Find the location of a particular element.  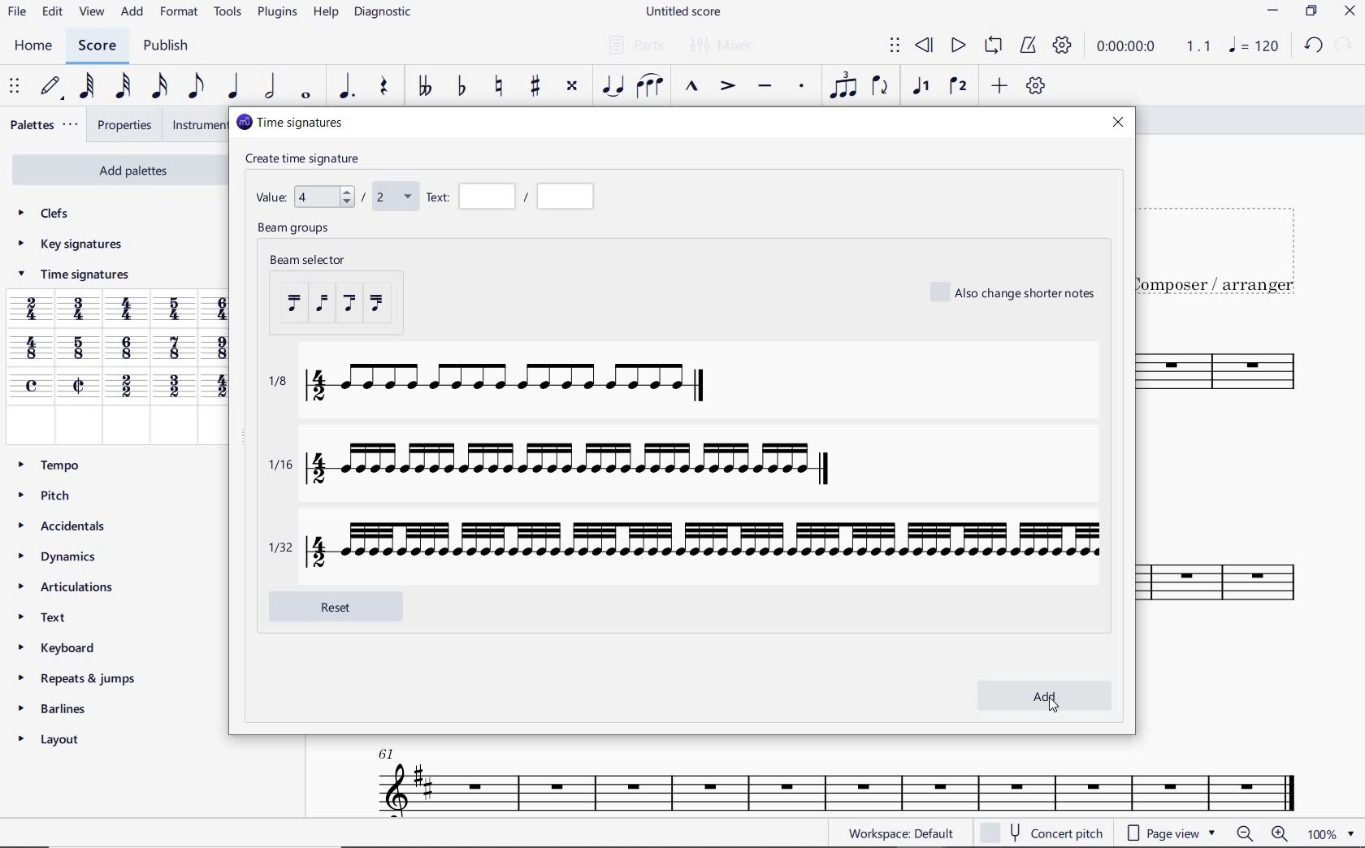

reset is located at coordinates (350, 605).